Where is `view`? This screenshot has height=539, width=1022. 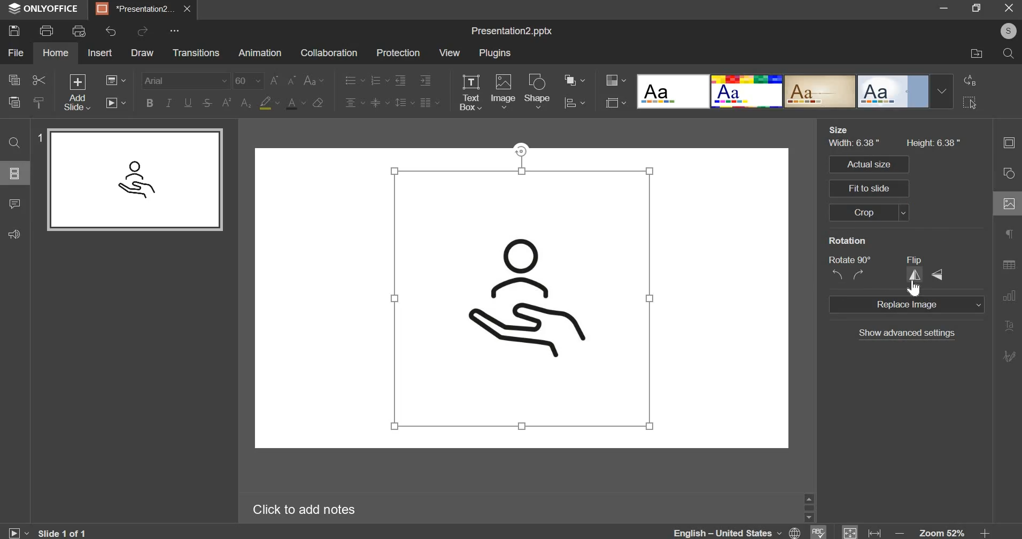 view is located at coordinates (449, 52).